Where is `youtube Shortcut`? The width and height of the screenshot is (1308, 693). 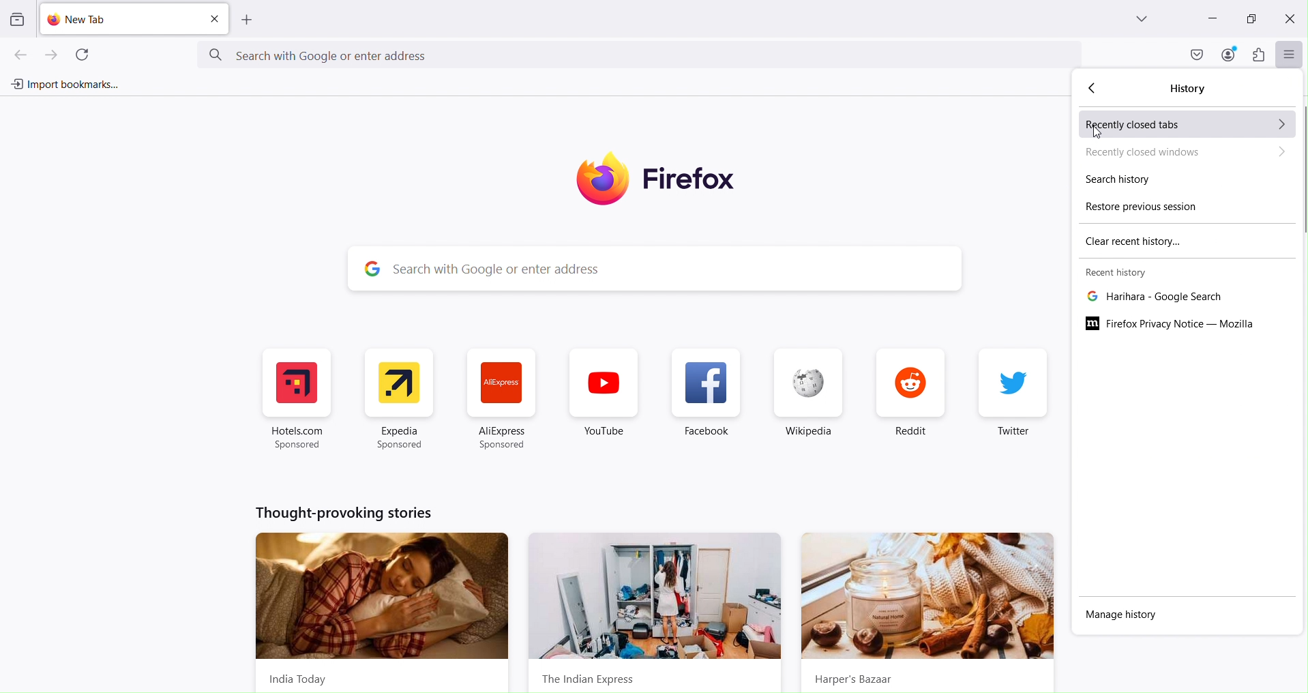 youtube Shortcut is located at coordinates (604, 400).